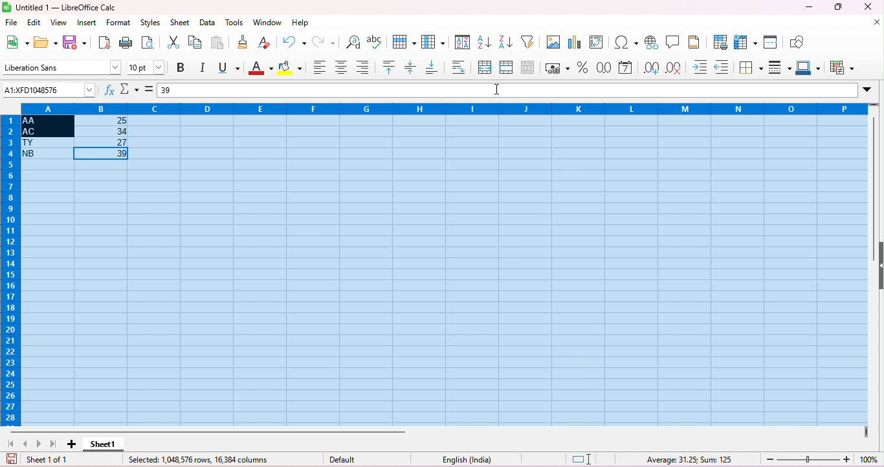  I want to click on underline, so click(228, 68).